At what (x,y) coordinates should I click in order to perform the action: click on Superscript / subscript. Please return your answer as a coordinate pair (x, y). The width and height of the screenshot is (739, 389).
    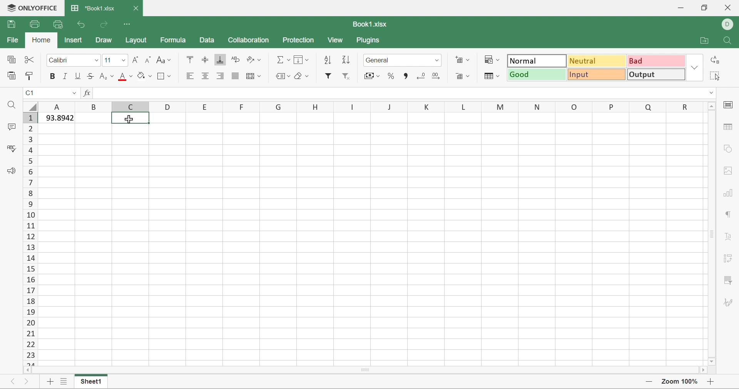
    Looking at the image, I should click on (107, 76).